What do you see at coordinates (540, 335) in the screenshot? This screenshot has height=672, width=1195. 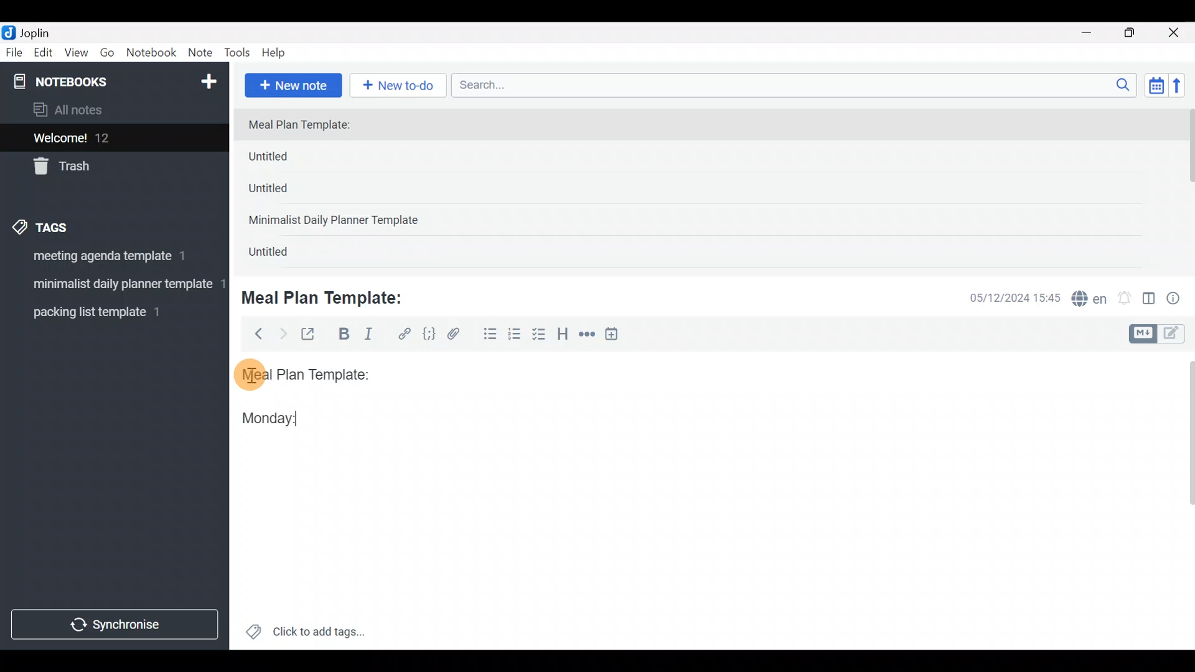 I see `Checkbox` at bounding box center [540, 335].